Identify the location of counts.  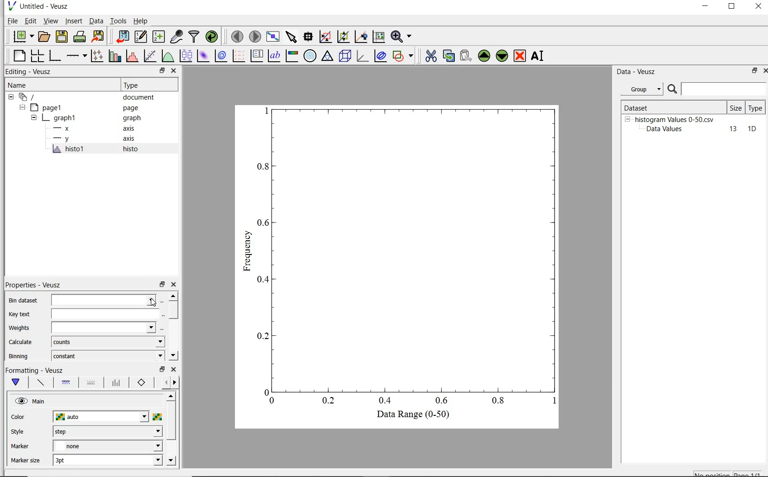
(107, 342).